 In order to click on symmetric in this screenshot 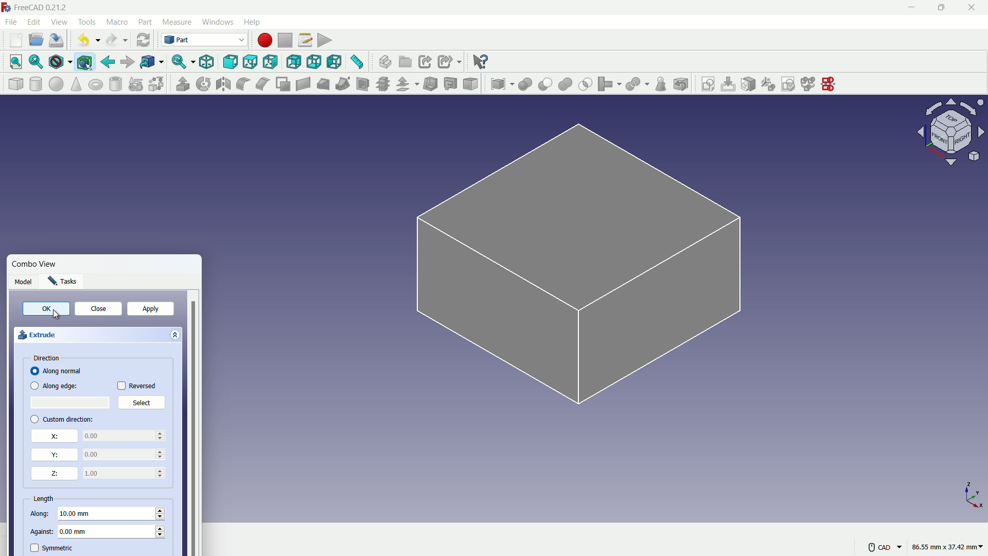, I will do `click(62, 548)`.